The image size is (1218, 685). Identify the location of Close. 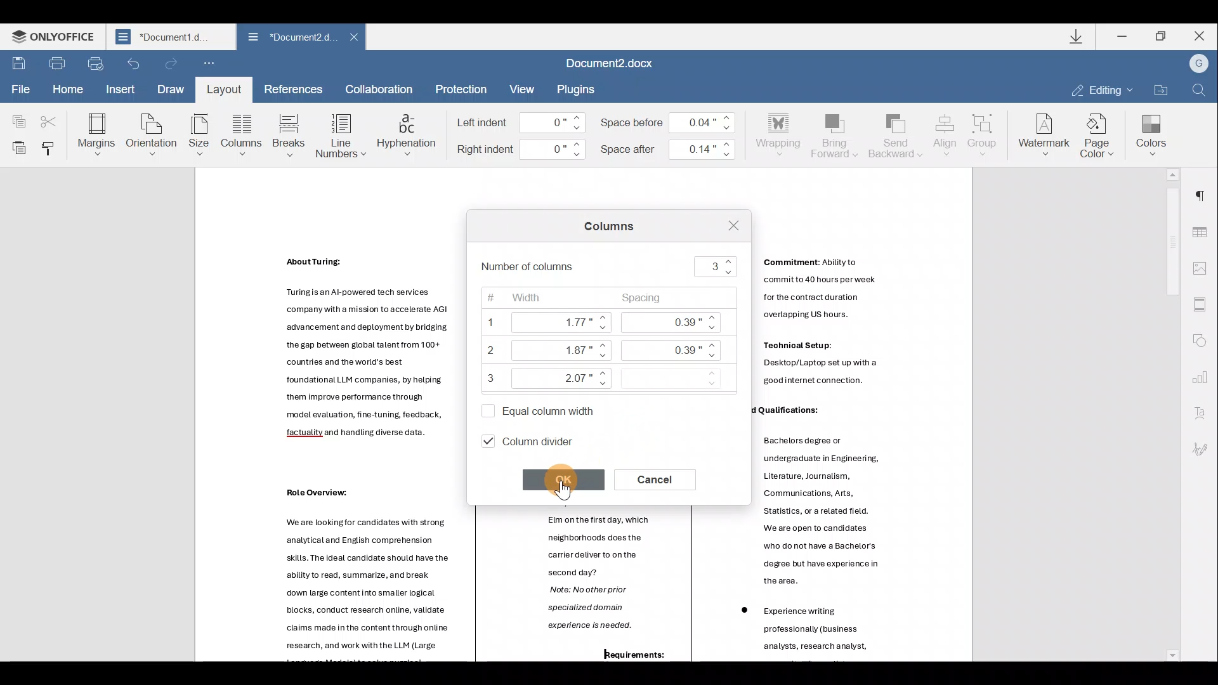
(358, 39).